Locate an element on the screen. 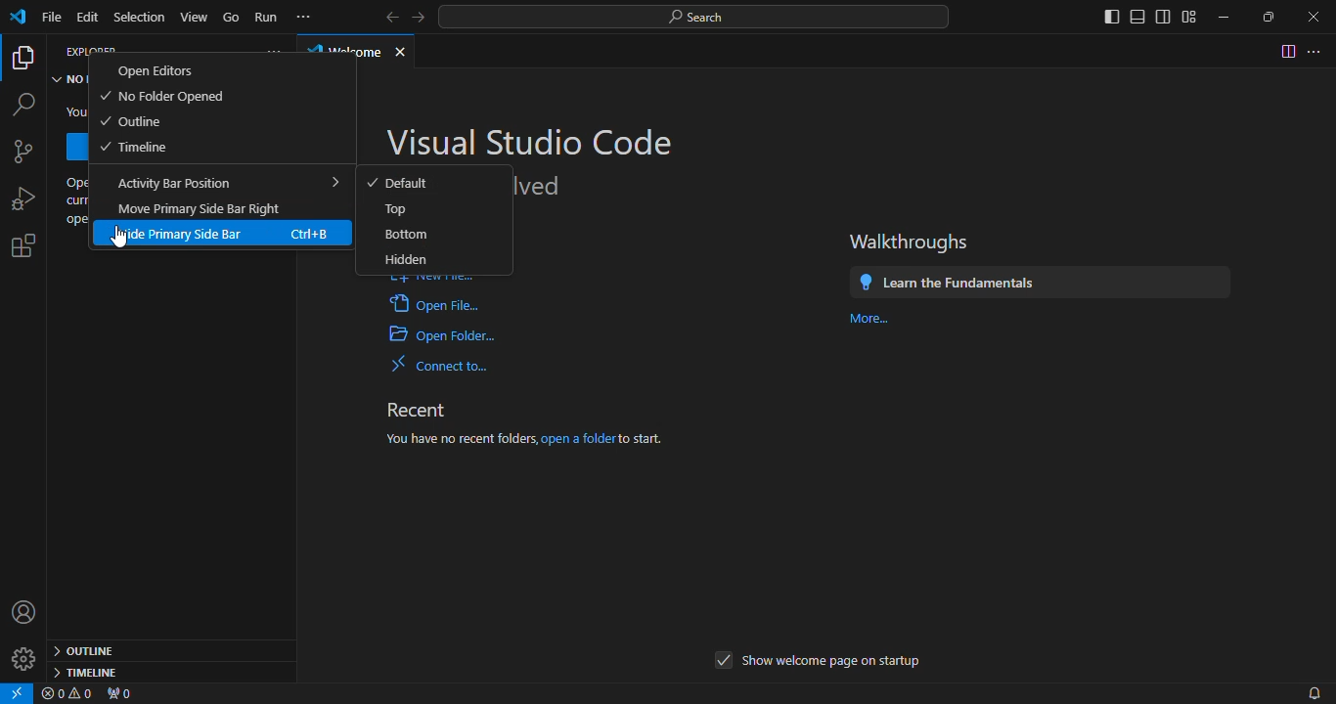  logo is located at coordinates (18, 19).